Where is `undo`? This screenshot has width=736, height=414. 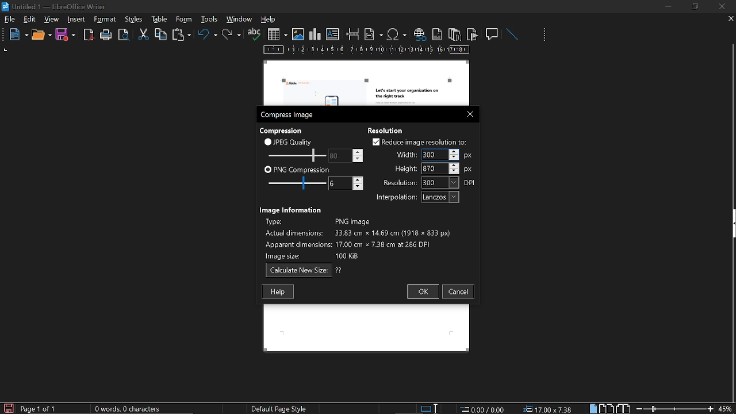 undo is located at coordinates (208, 36).